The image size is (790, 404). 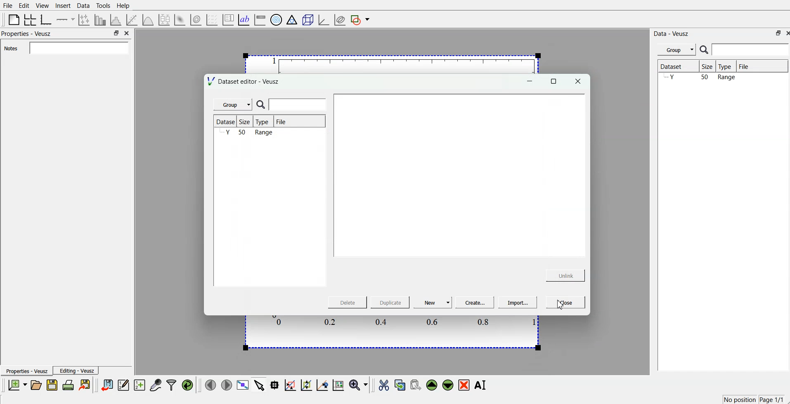 I want to click on base graphs, so click(x=47, y=19).